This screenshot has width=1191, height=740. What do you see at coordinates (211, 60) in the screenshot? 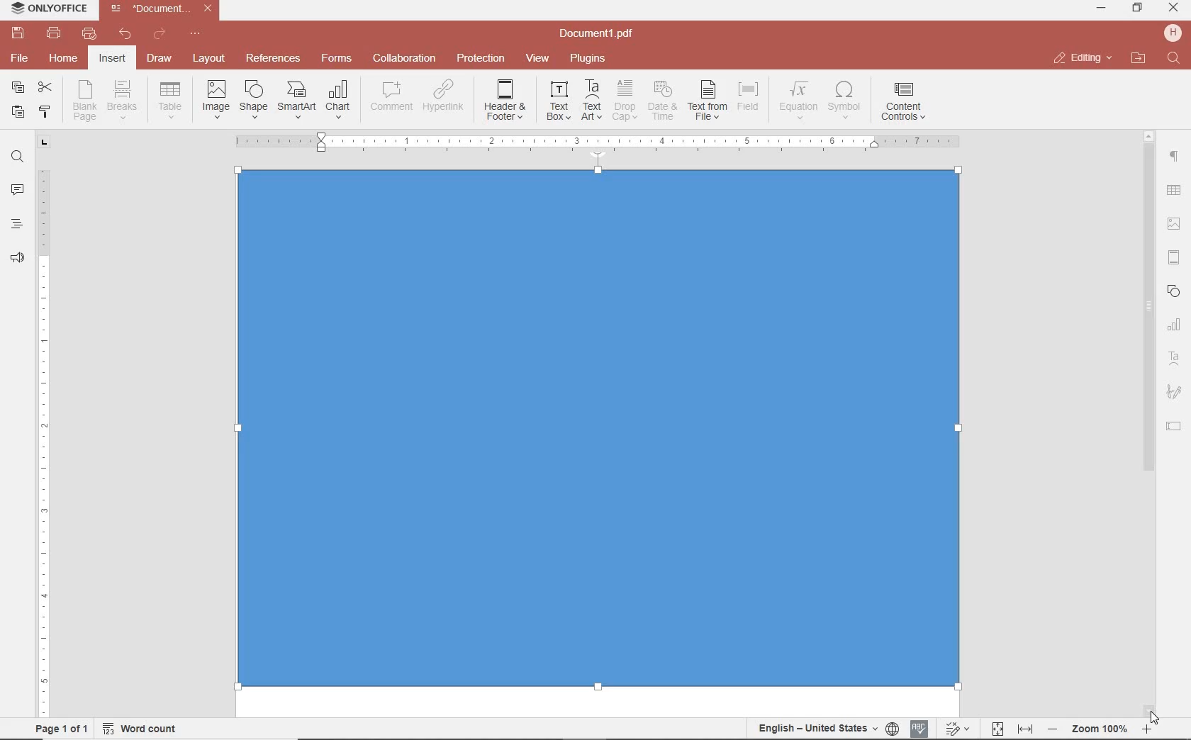
I see `layout` at bounding box center [211, 60].